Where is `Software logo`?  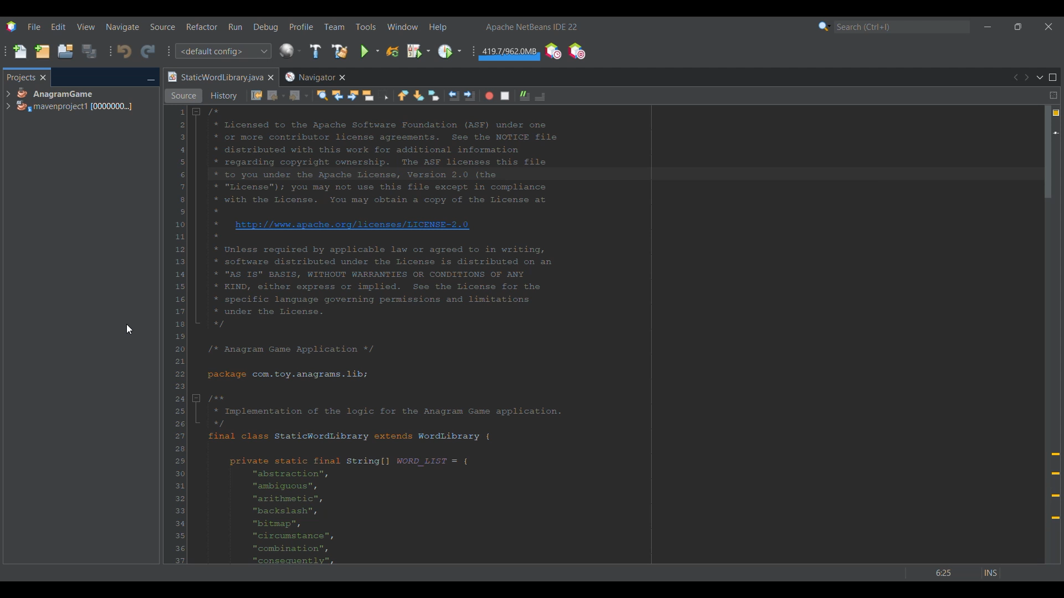 Software logo is located at coordinates (11, 27).